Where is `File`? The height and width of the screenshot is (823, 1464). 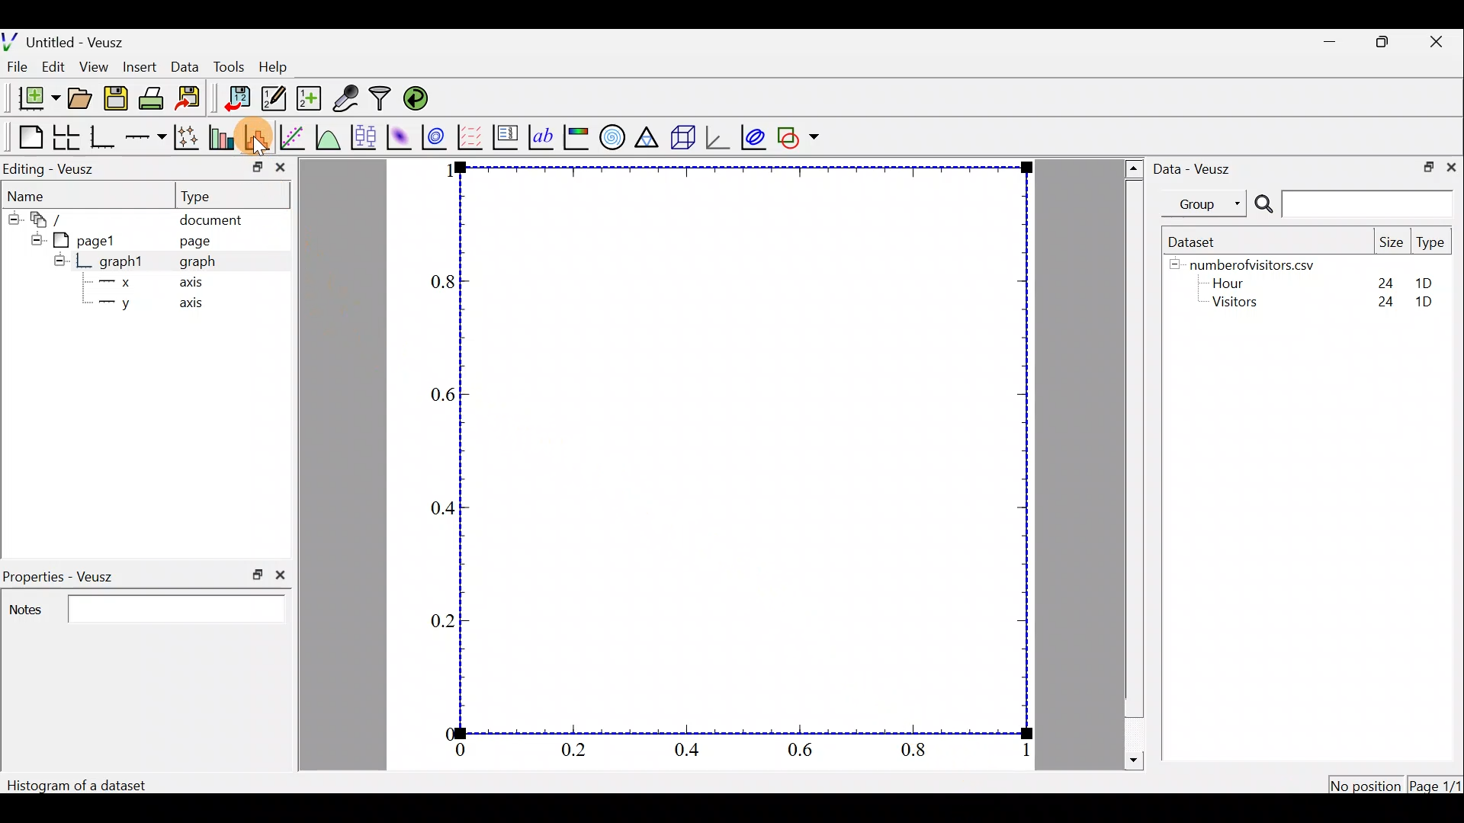
File is located at coordinates (18, 67).